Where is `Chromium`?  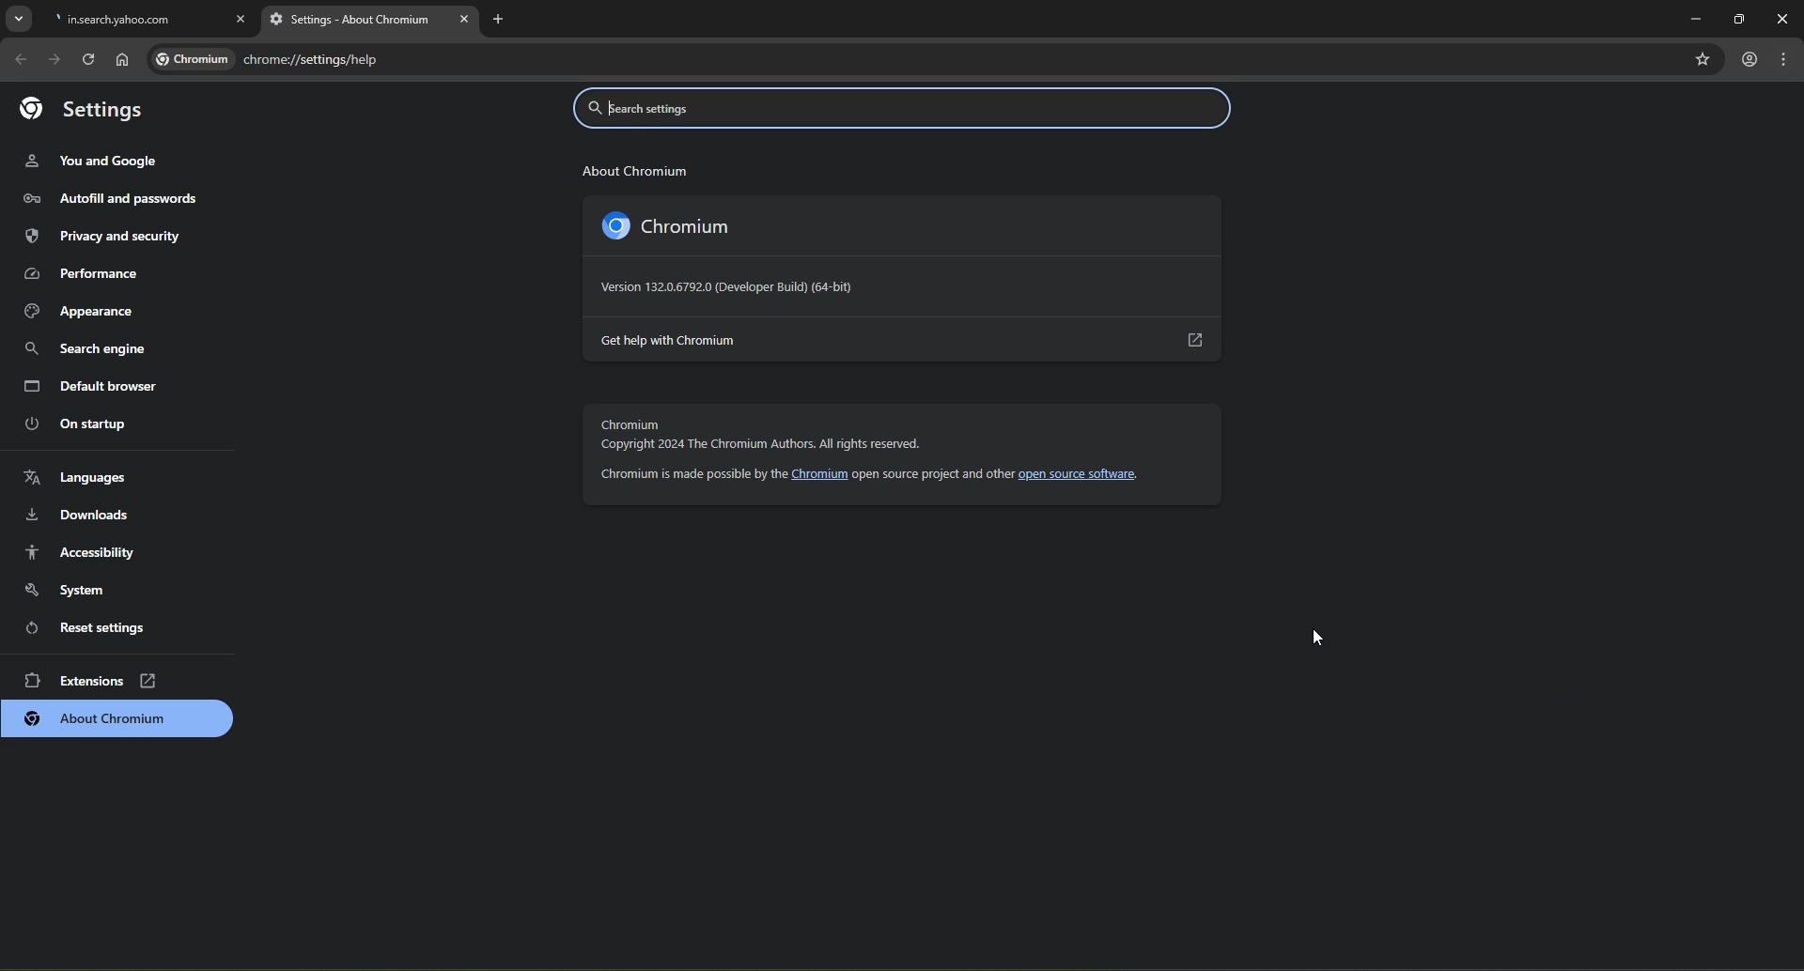 Chromium is located at coordinates (632, 426).